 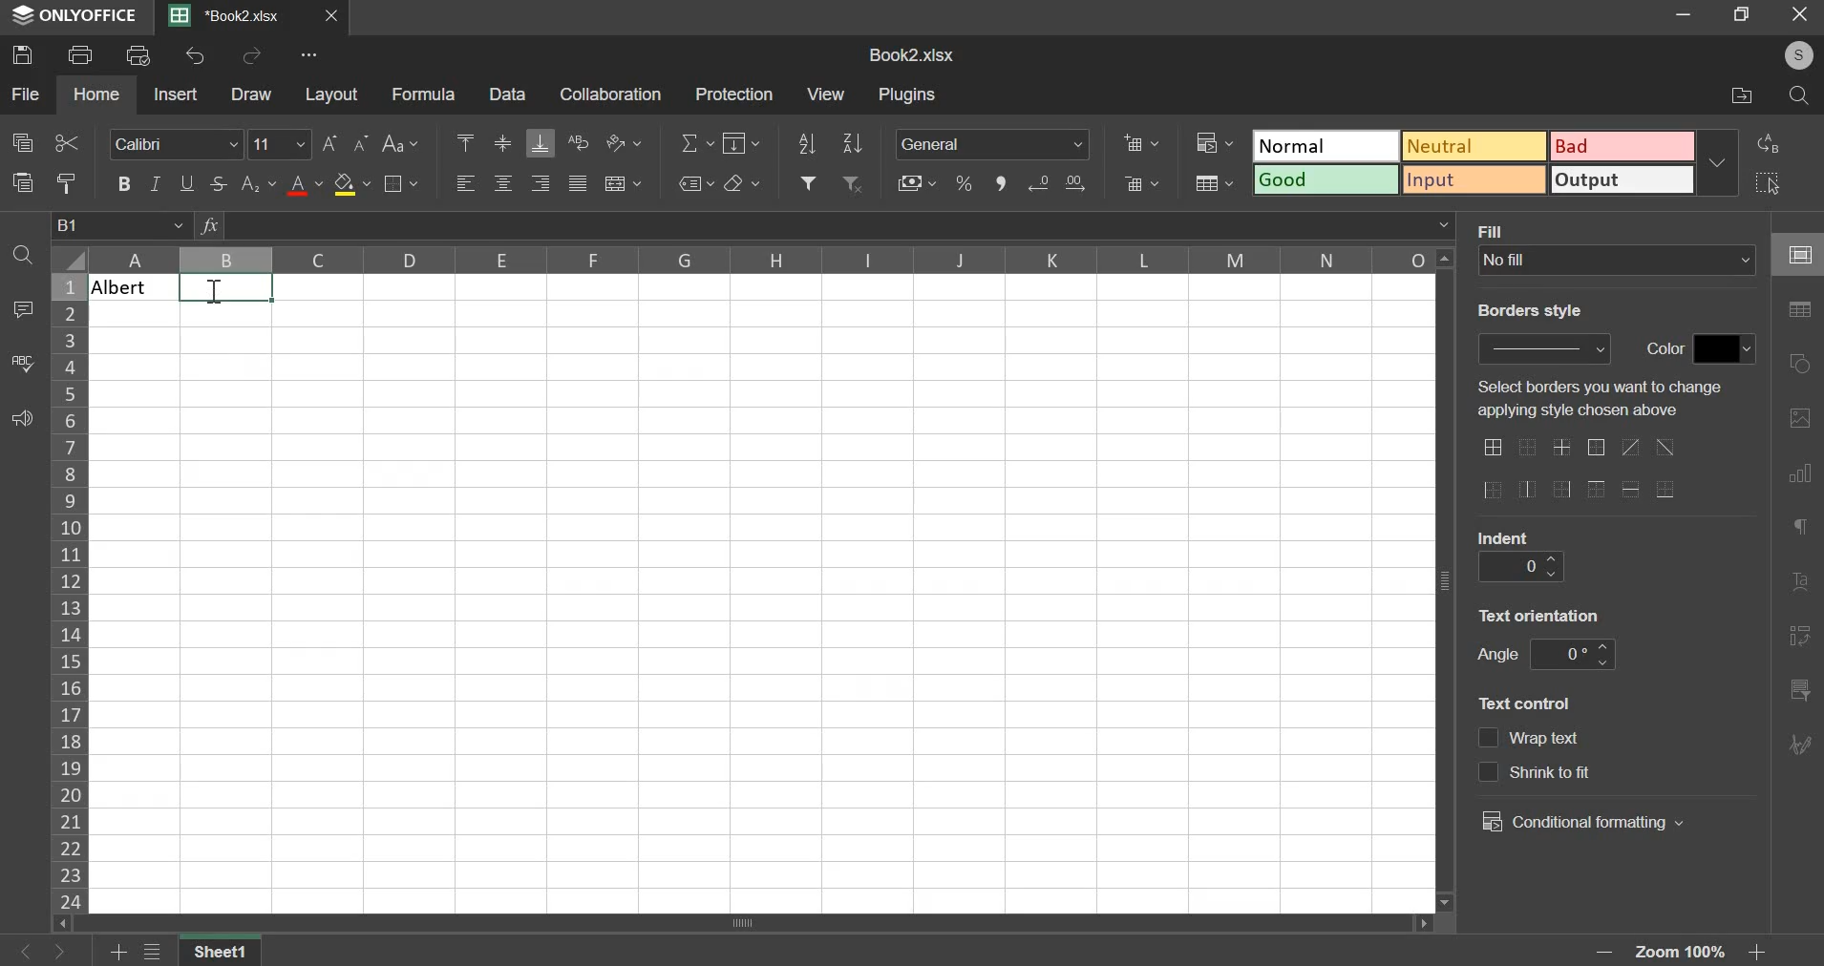 I want to click on file, so click(x=25, y=93).